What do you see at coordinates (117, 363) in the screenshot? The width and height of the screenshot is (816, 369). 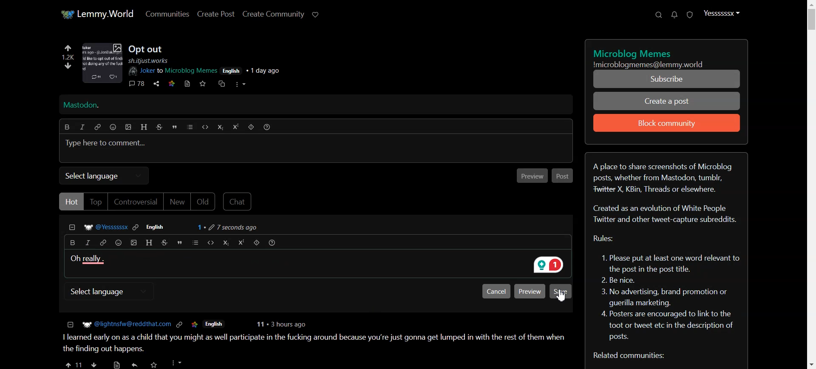 I see `save` at bounding box center [117, 363].